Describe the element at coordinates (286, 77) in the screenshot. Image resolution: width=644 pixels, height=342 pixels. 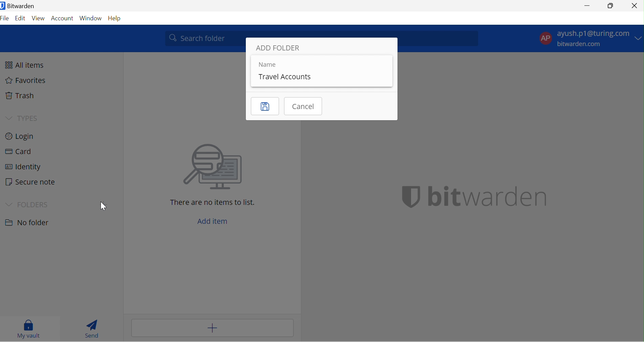
I see `Travel Accounts` at that location.